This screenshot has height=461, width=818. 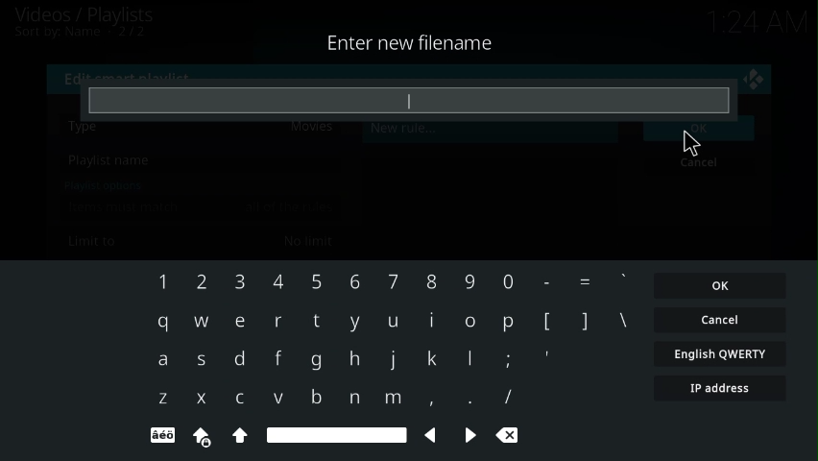 I want to click on t, so click(x=314, y=323).